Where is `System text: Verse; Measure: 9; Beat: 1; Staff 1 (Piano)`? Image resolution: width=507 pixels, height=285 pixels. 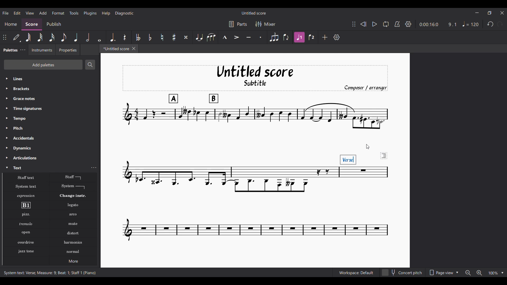
System text: Verse; Measure: 9; Beat: 1; Staff 1 (Piano) is located at coordinates (50, 272).